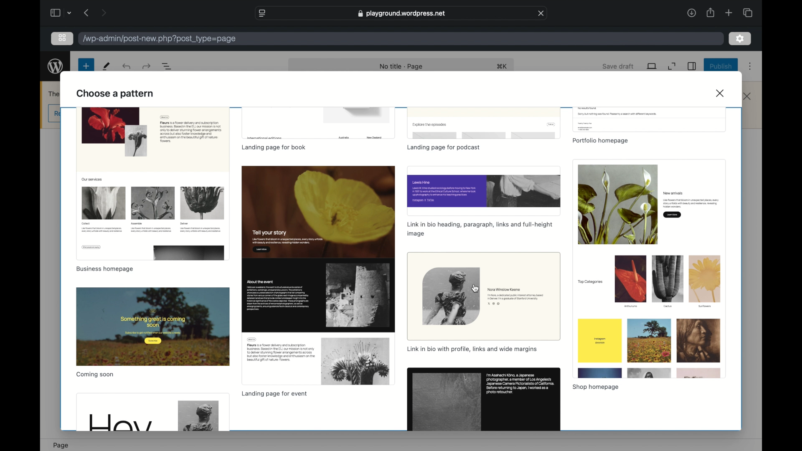 This screenshot has height=451, width=802. I want to click on preview, so click(153, 183).